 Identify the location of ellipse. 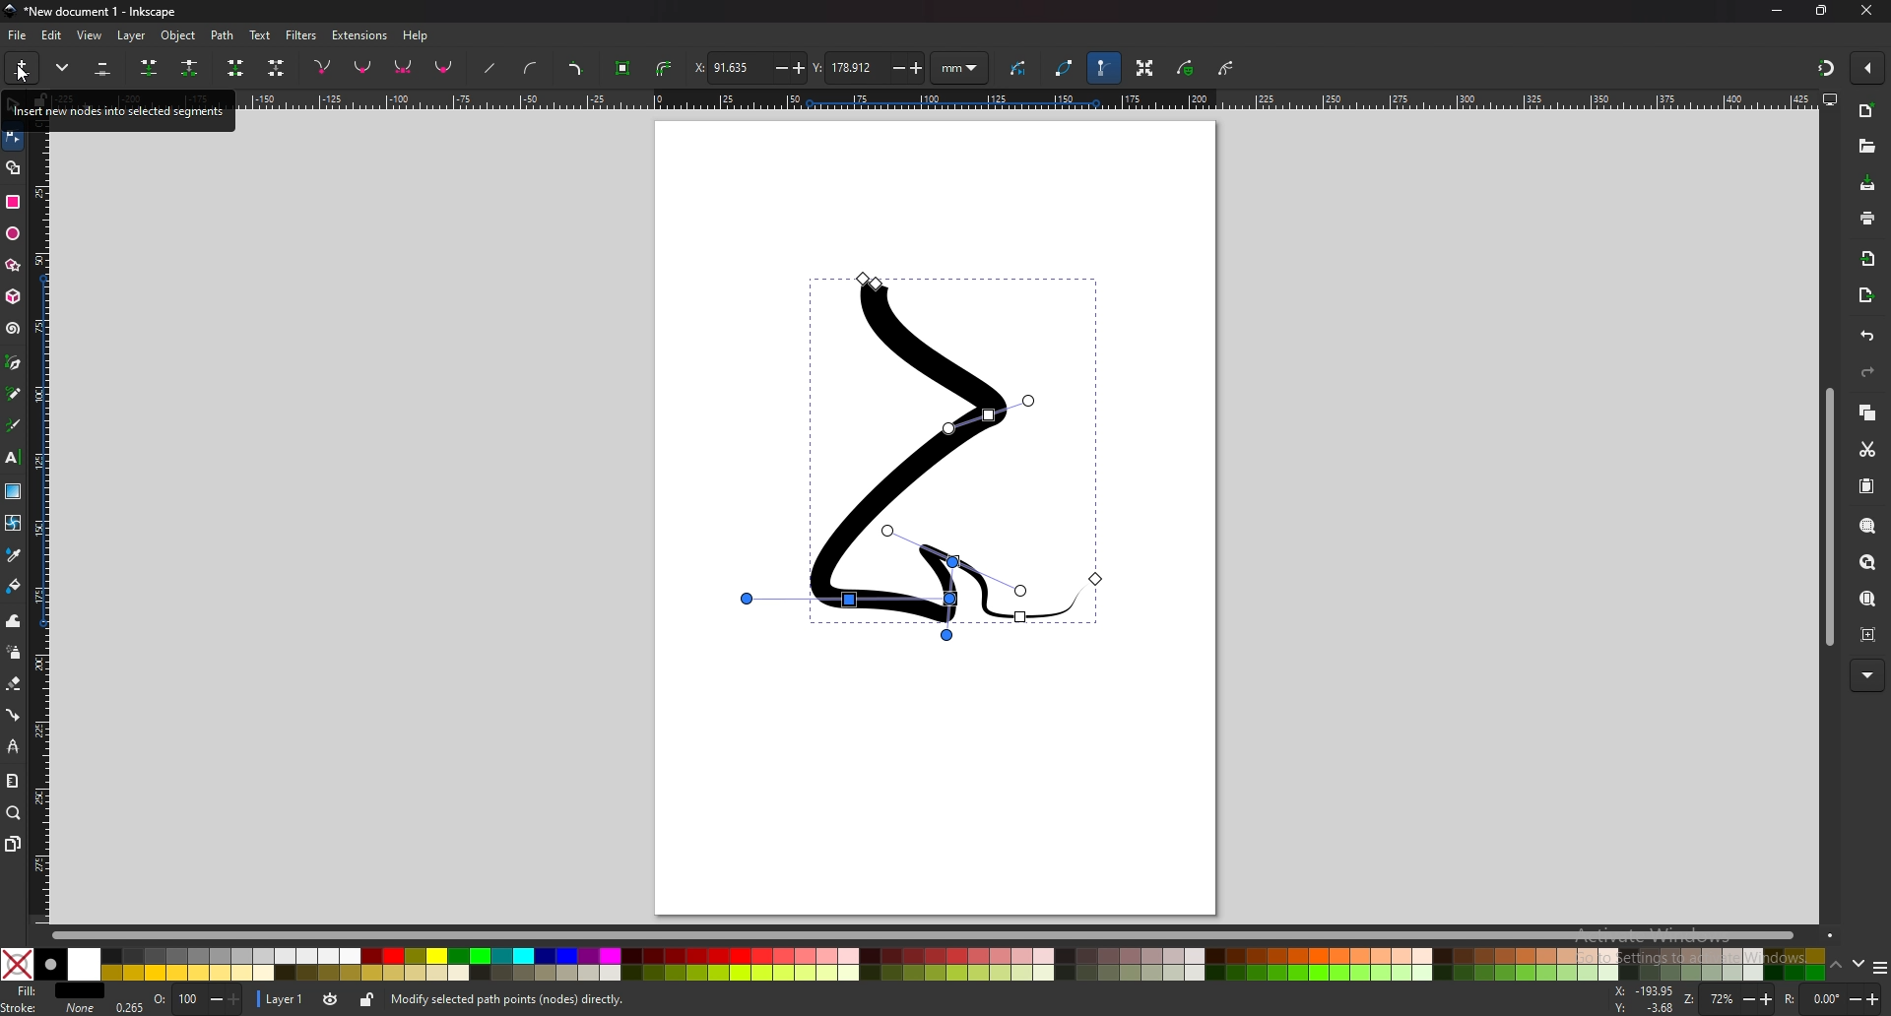
(12, 234).